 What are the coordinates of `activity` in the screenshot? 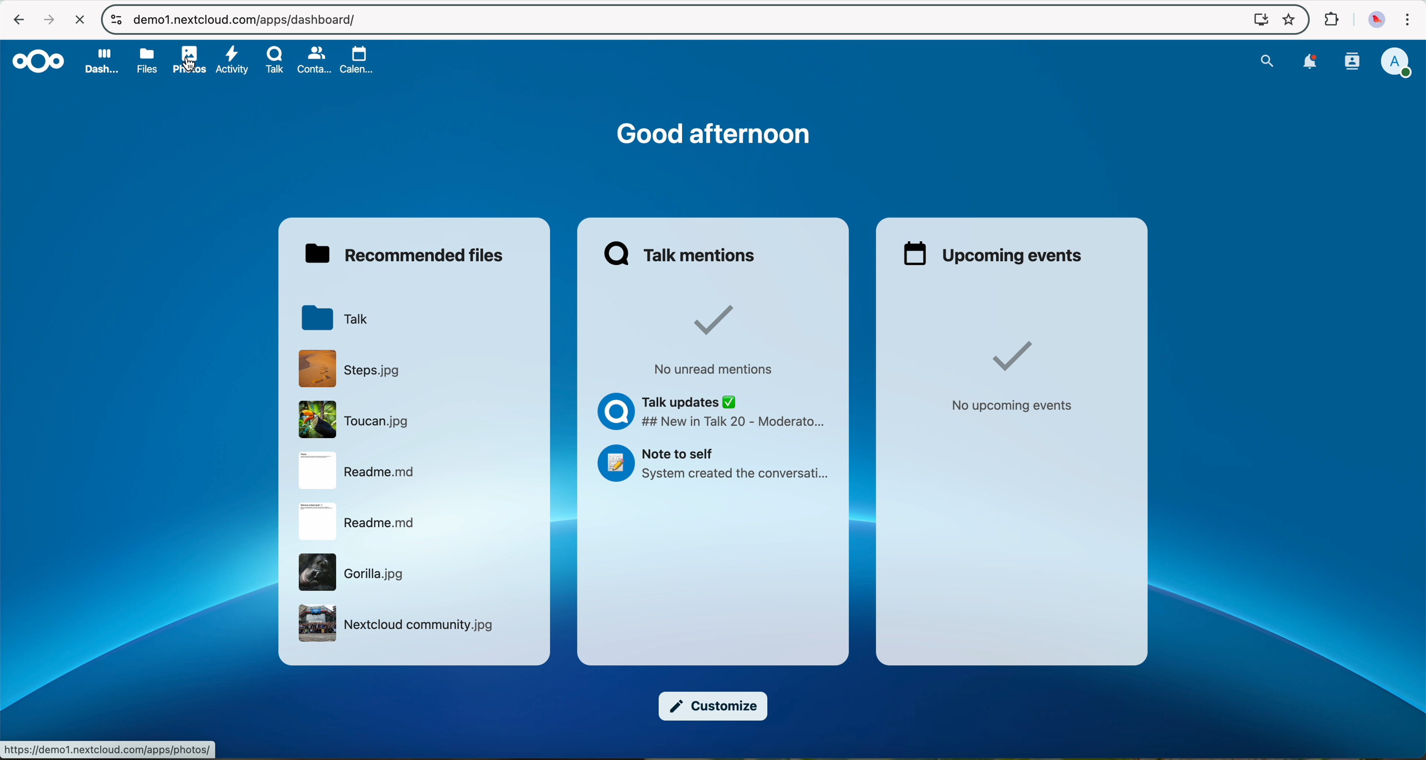 It's located at (231, 60).